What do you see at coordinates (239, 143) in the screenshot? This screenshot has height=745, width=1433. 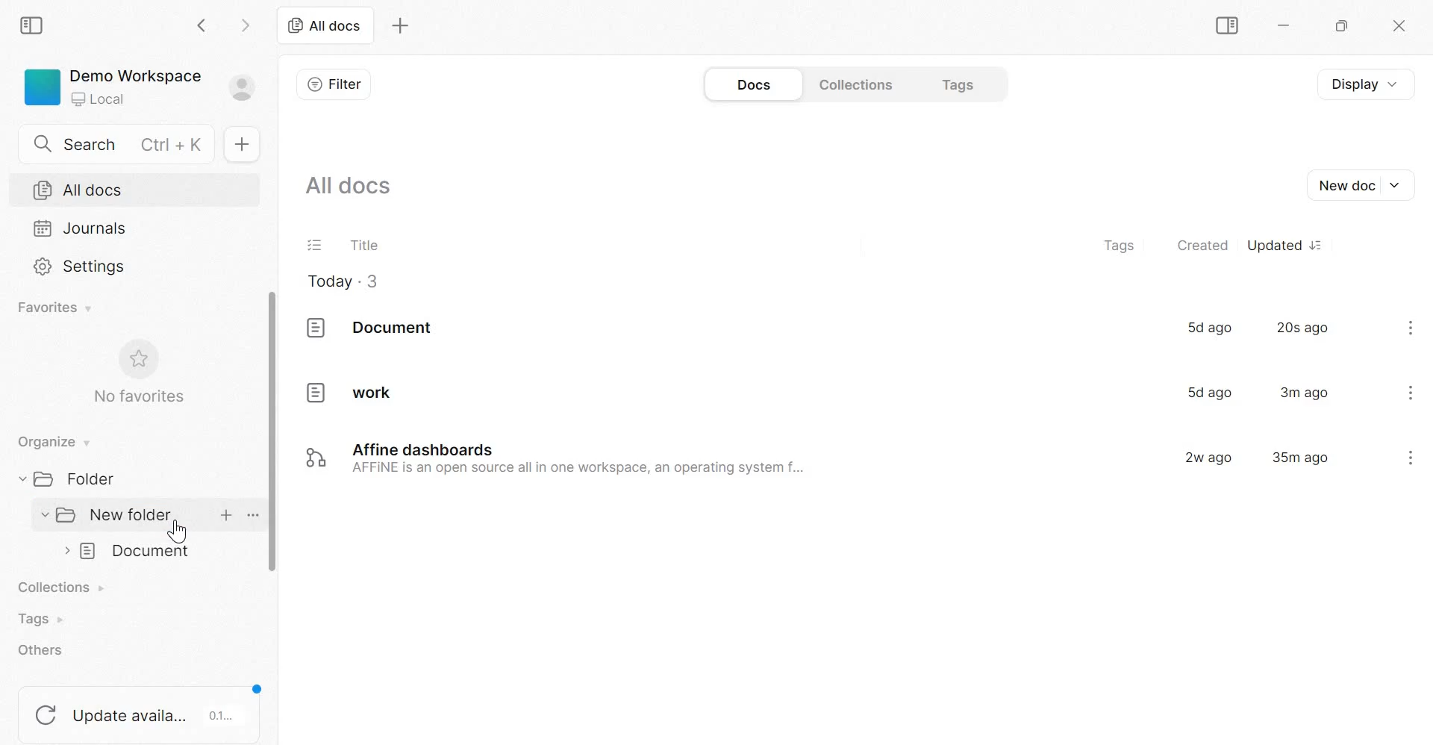 I see `New doc` at bounding box center [239, 143].